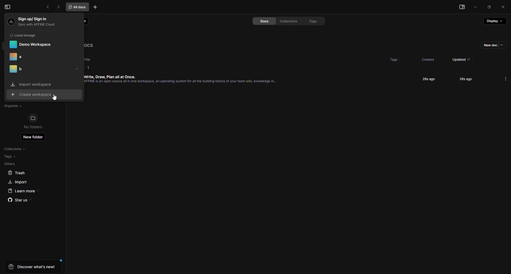  I want to click on docs, so click(259, 21).